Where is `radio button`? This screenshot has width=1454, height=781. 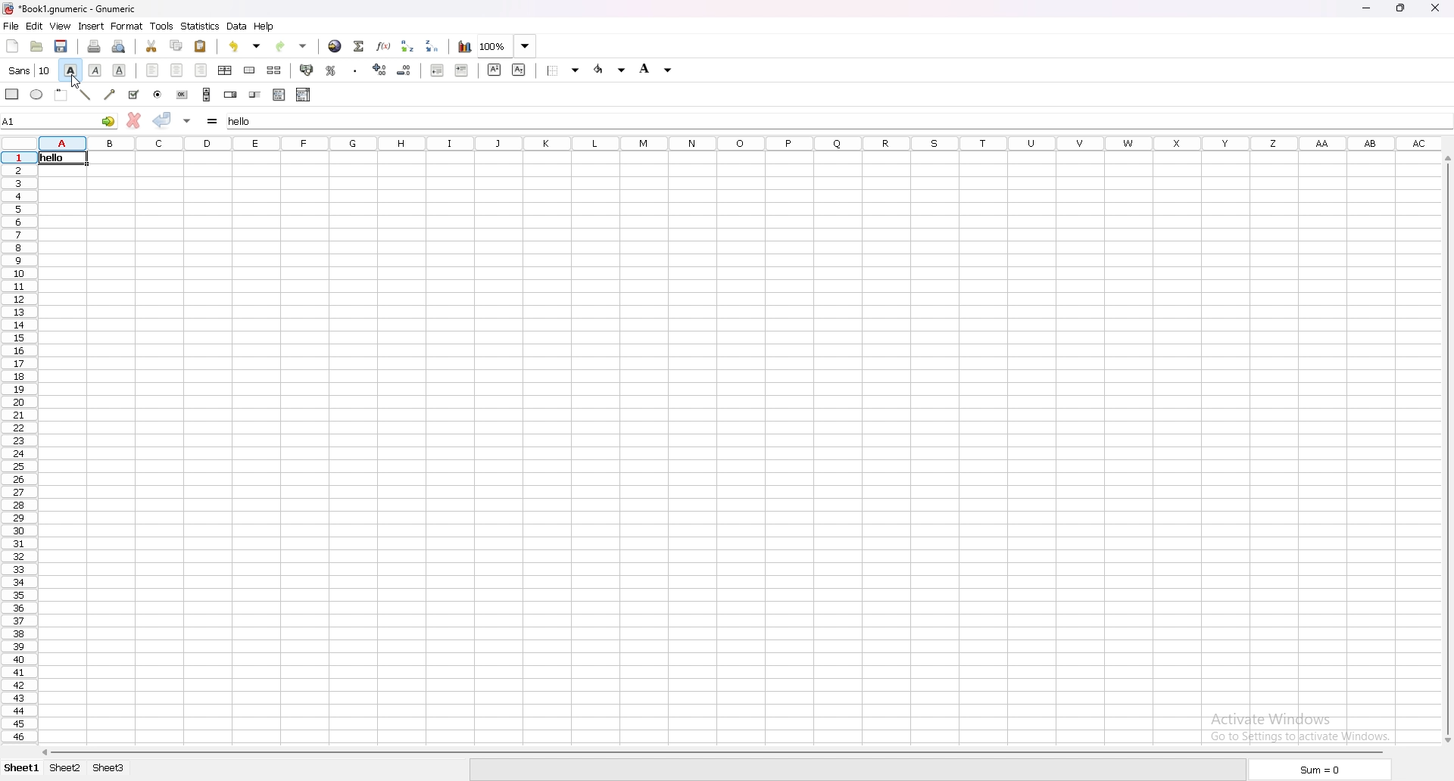
radio button is located at coordinates (158, 93).